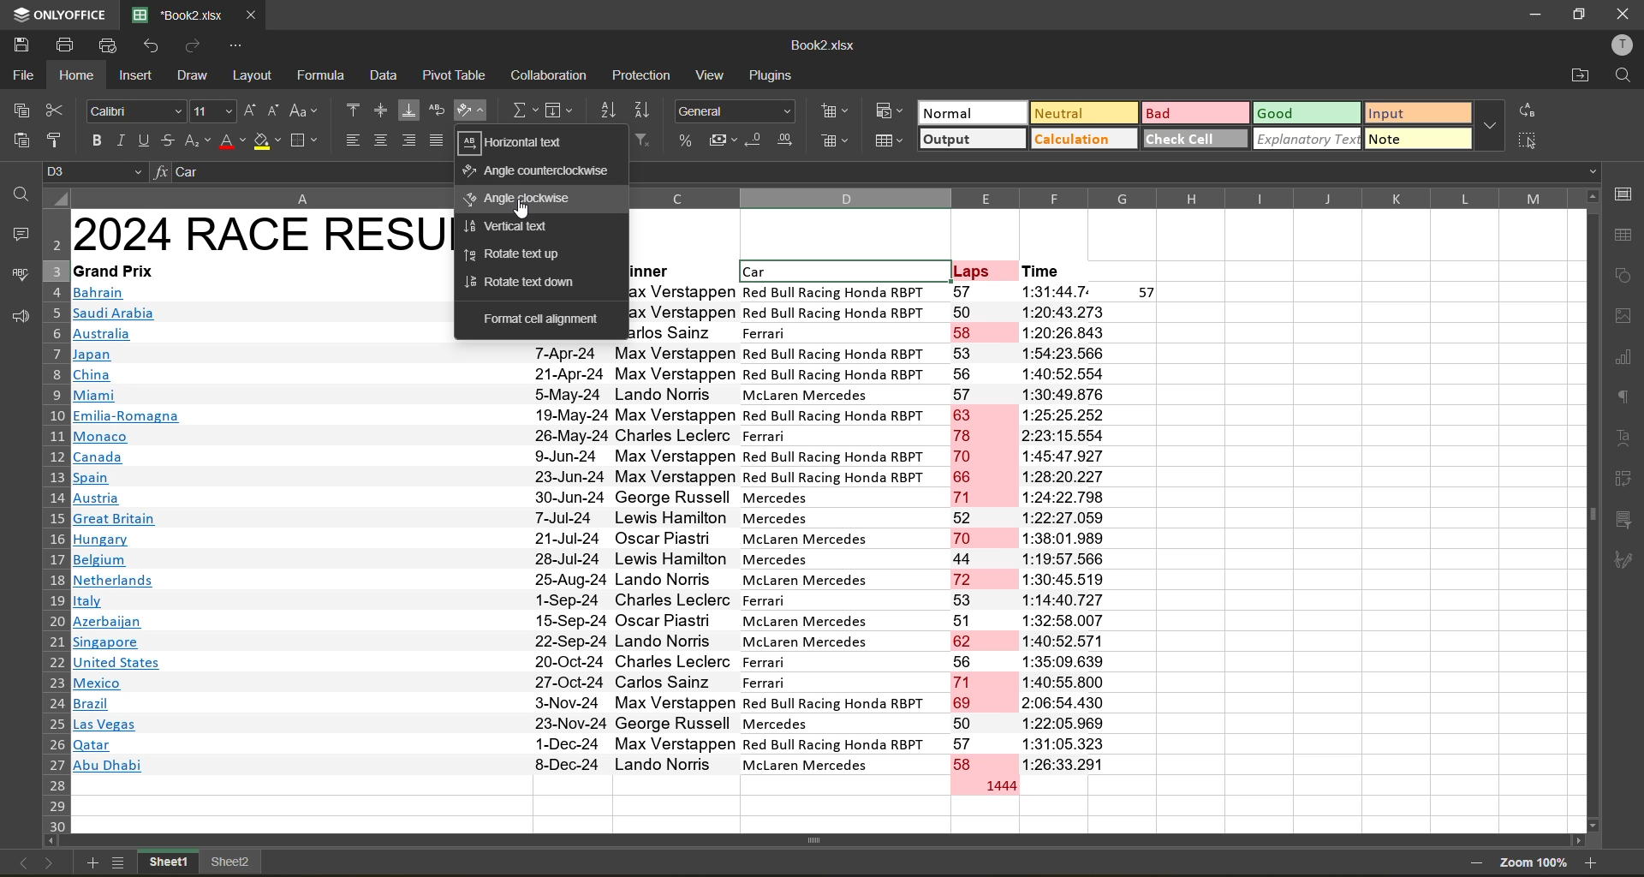 Image resolution: width=1644 pixels, height=877 pixels. What do you see at coordinates (1534, 15) in the screenshot?
I see `minimize` at bounding box center [1534, 15].